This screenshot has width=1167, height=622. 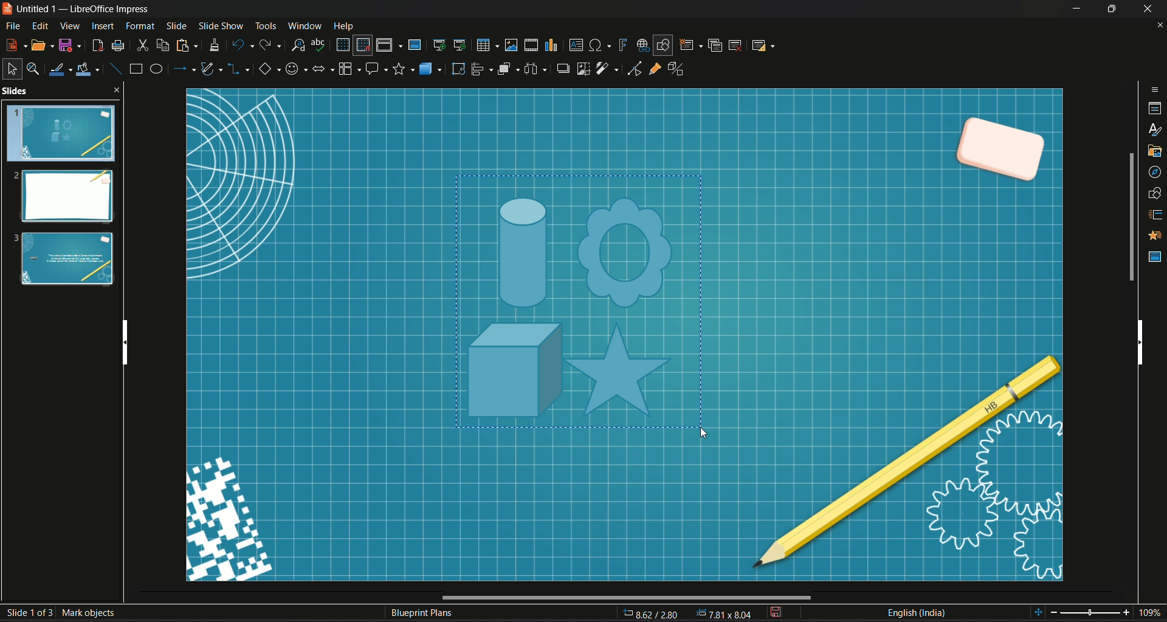 I want to click on delete slide, so click(x=735, y=45).